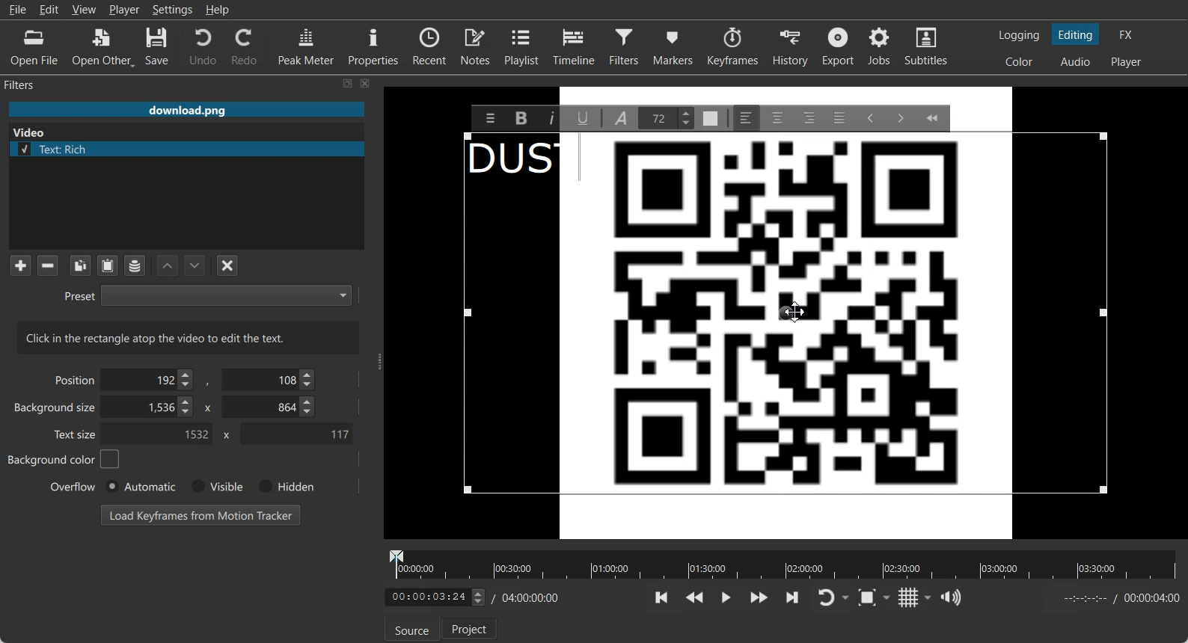 The width and height of the screenshot is (1188, 643). Describe the element at coordinates (951, 598) in the screenshot. I see `Show the volume control` at that location.